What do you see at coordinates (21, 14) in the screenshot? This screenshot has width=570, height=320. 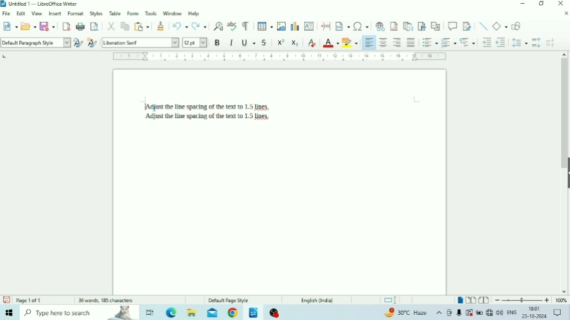 I see `Edit` at bounding box center [21, 14].